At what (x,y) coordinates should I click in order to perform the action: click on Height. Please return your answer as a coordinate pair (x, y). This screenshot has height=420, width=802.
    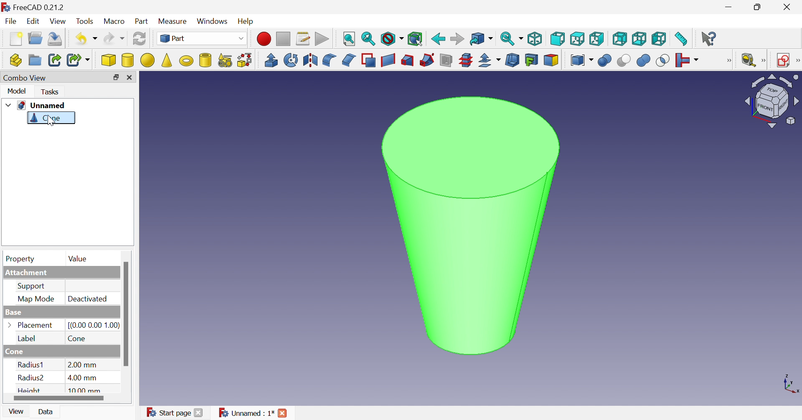
    Looking at the image, I should click on (30, 390).